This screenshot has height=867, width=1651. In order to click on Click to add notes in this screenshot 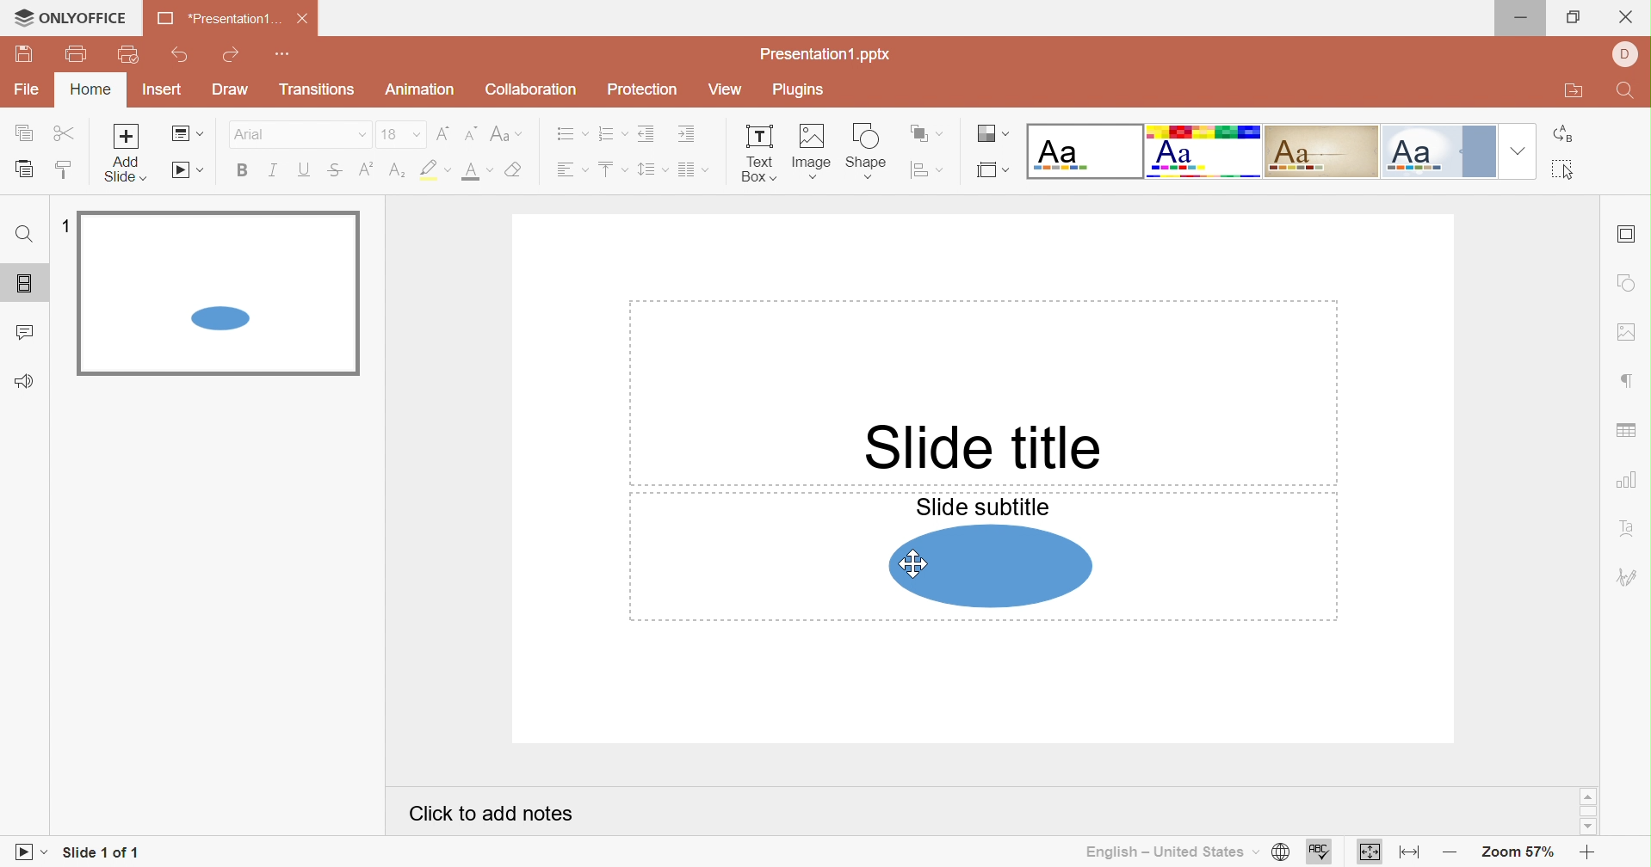, I will do `click(491, 813)`.